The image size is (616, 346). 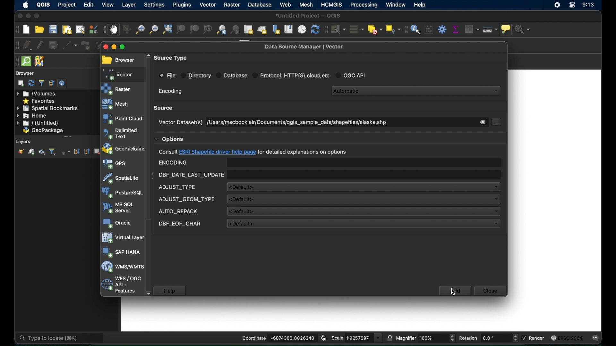 What do you see at coordinates (272, 336) in the screenshot?
I see `coordinate ` at bounding box center [272, 336].